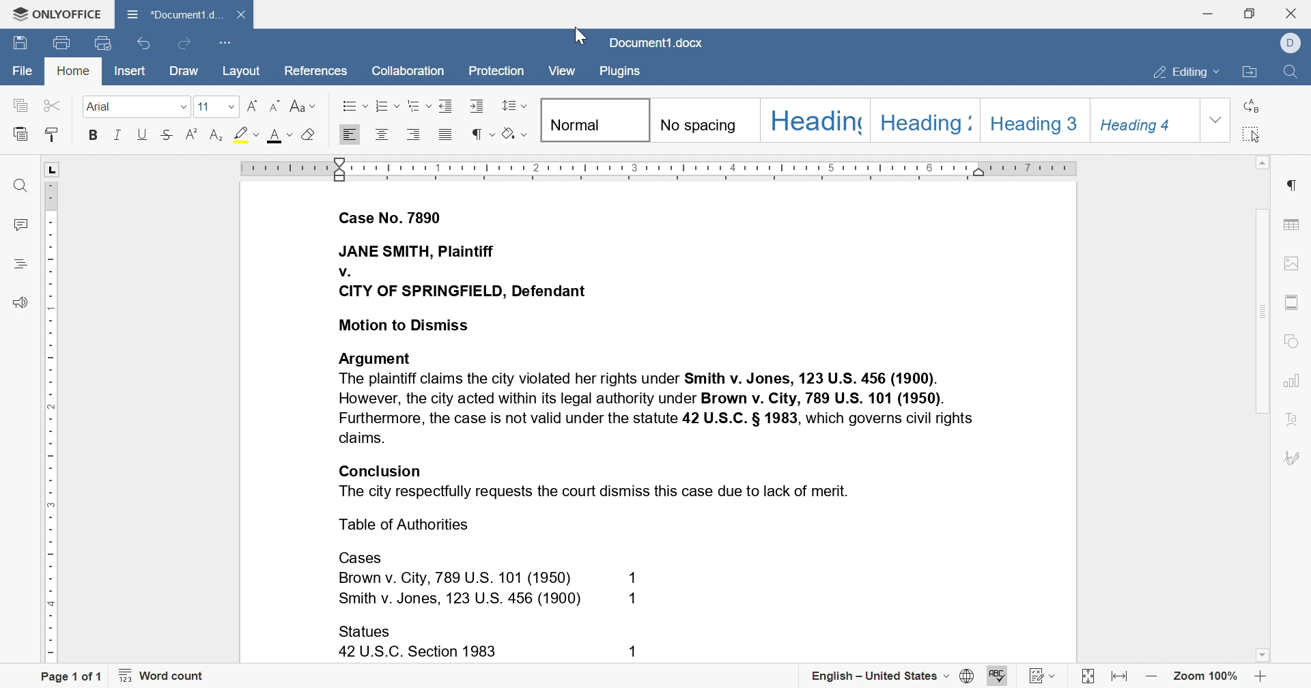 Image resolution: width=1311 pixels, height=688 pixels. Describe the element at coordinates (186, 71) in the screenshot. I see `draw` at that location.